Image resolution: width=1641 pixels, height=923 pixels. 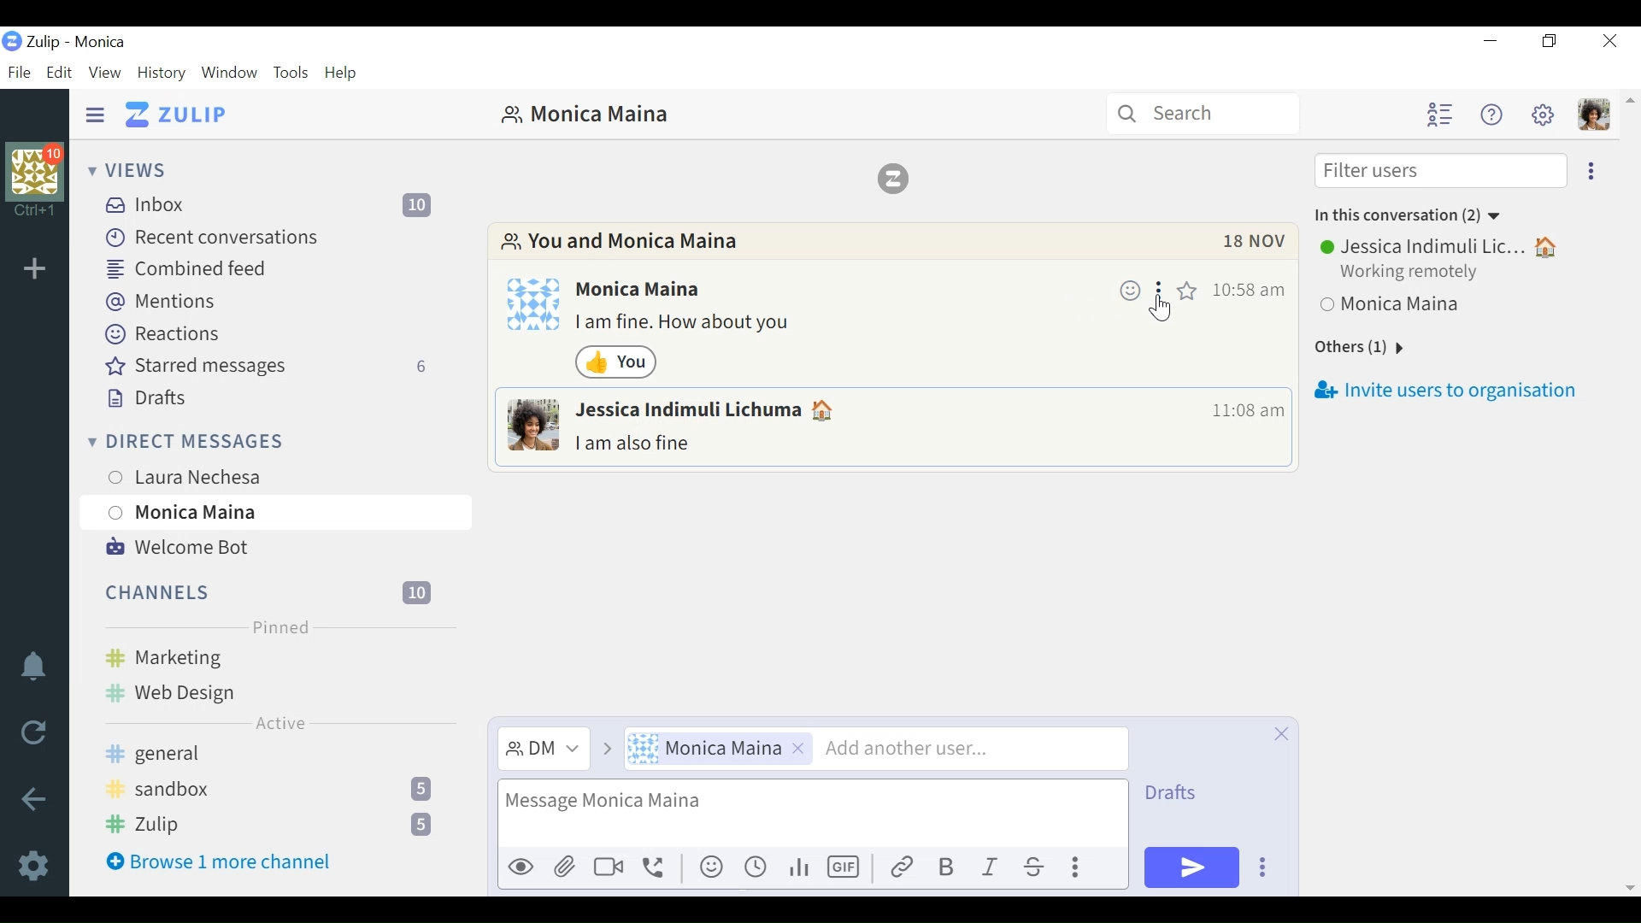 I want to click on Active, so click(x=280, y=723).